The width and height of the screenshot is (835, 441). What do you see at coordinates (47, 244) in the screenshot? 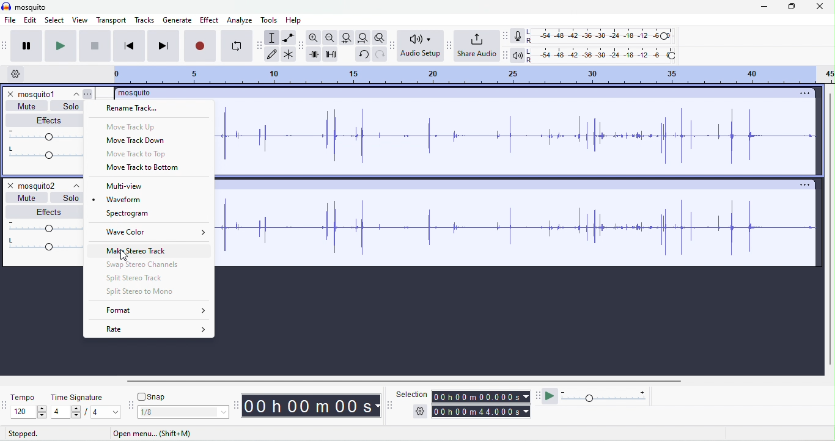
I see `pan` at bounding box center [47, 244].